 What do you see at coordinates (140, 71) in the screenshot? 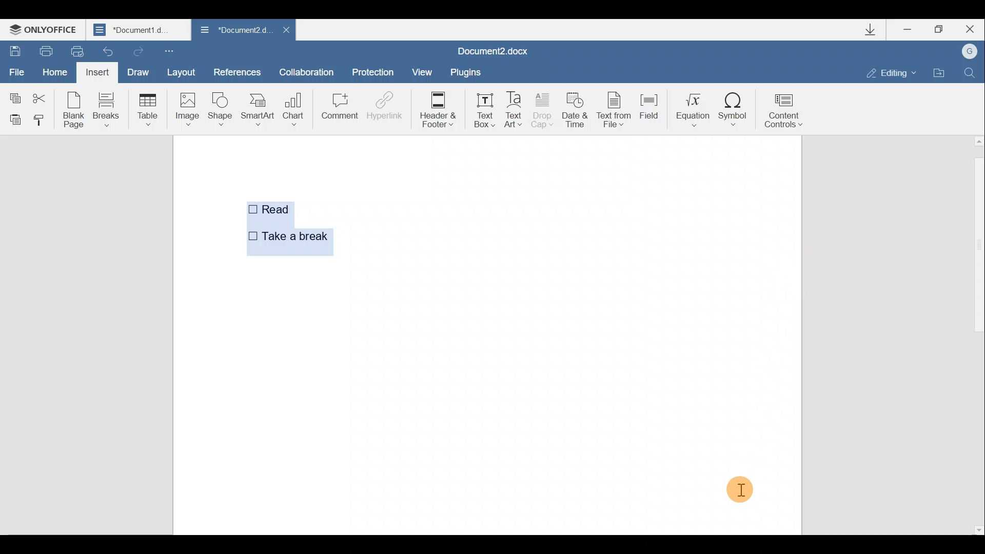
I see `Draw` at bounding box center [140, 71].